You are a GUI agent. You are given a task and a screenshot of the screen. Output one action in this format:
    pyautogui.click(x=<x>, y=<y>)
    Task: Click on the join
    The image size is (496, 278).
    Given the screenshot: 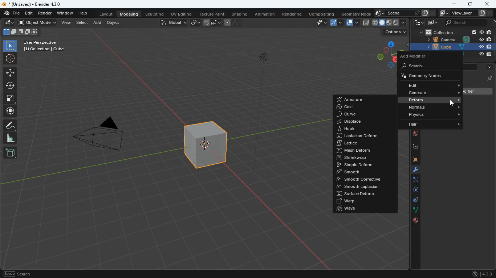 What is the action you would take?
    pyautogui.click(x=212, y=22)
    